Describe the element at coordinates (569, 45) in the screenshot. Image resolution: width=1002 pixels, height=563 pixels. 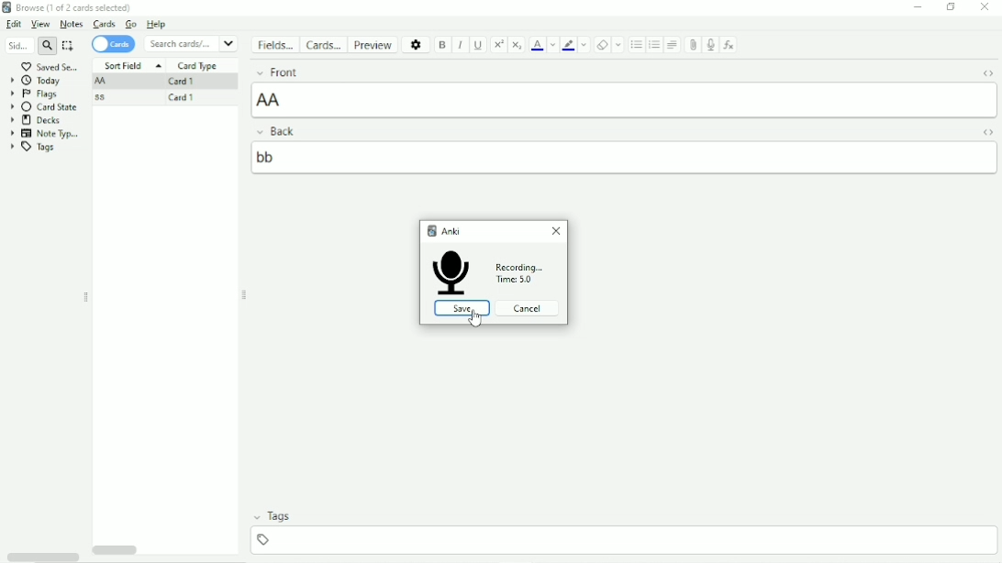
I see `Text Highlight color` at that location.